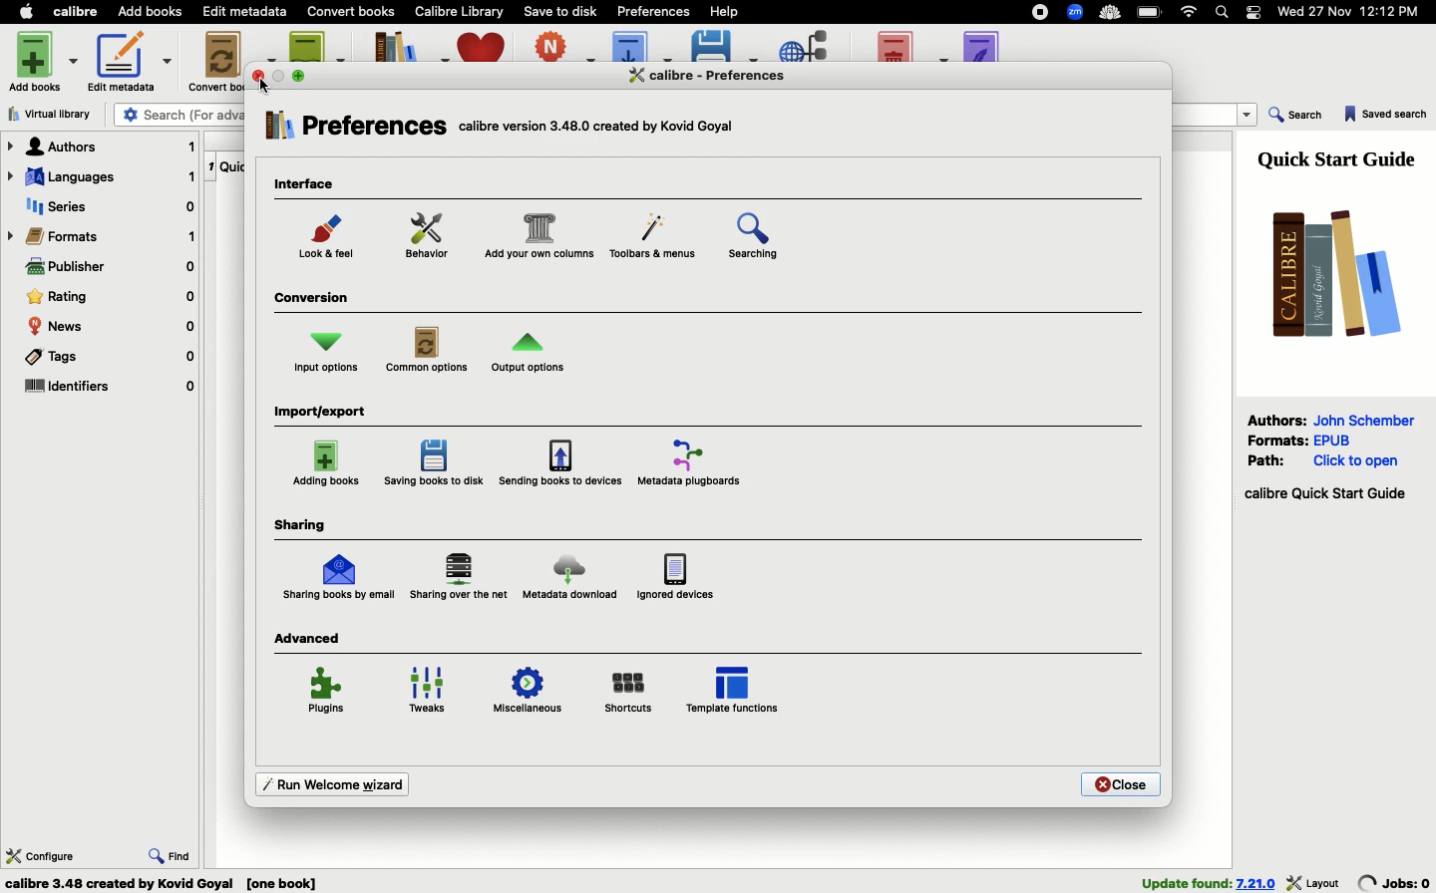 This screenshot has height=893, width=1436. Describe the element at coordinates (695, 461) in the screenshot. I see `Metadata` at that location.